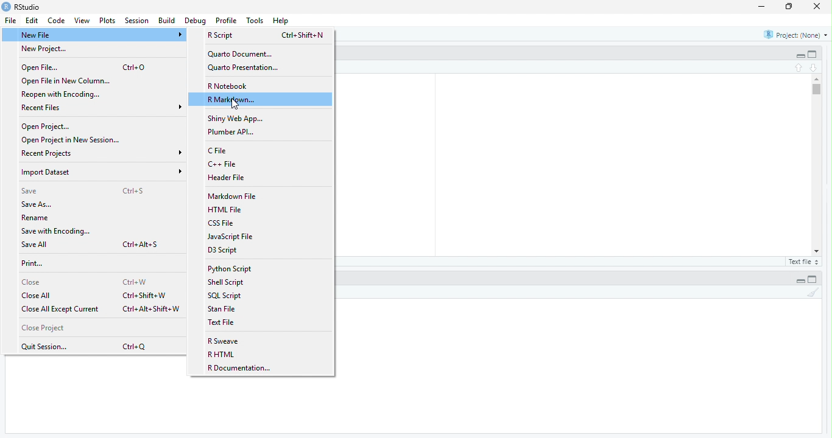  What do you see at coordinates (103, 172) in the screenshot?
I see `Import Dataset` at bounding box center [103, 172].